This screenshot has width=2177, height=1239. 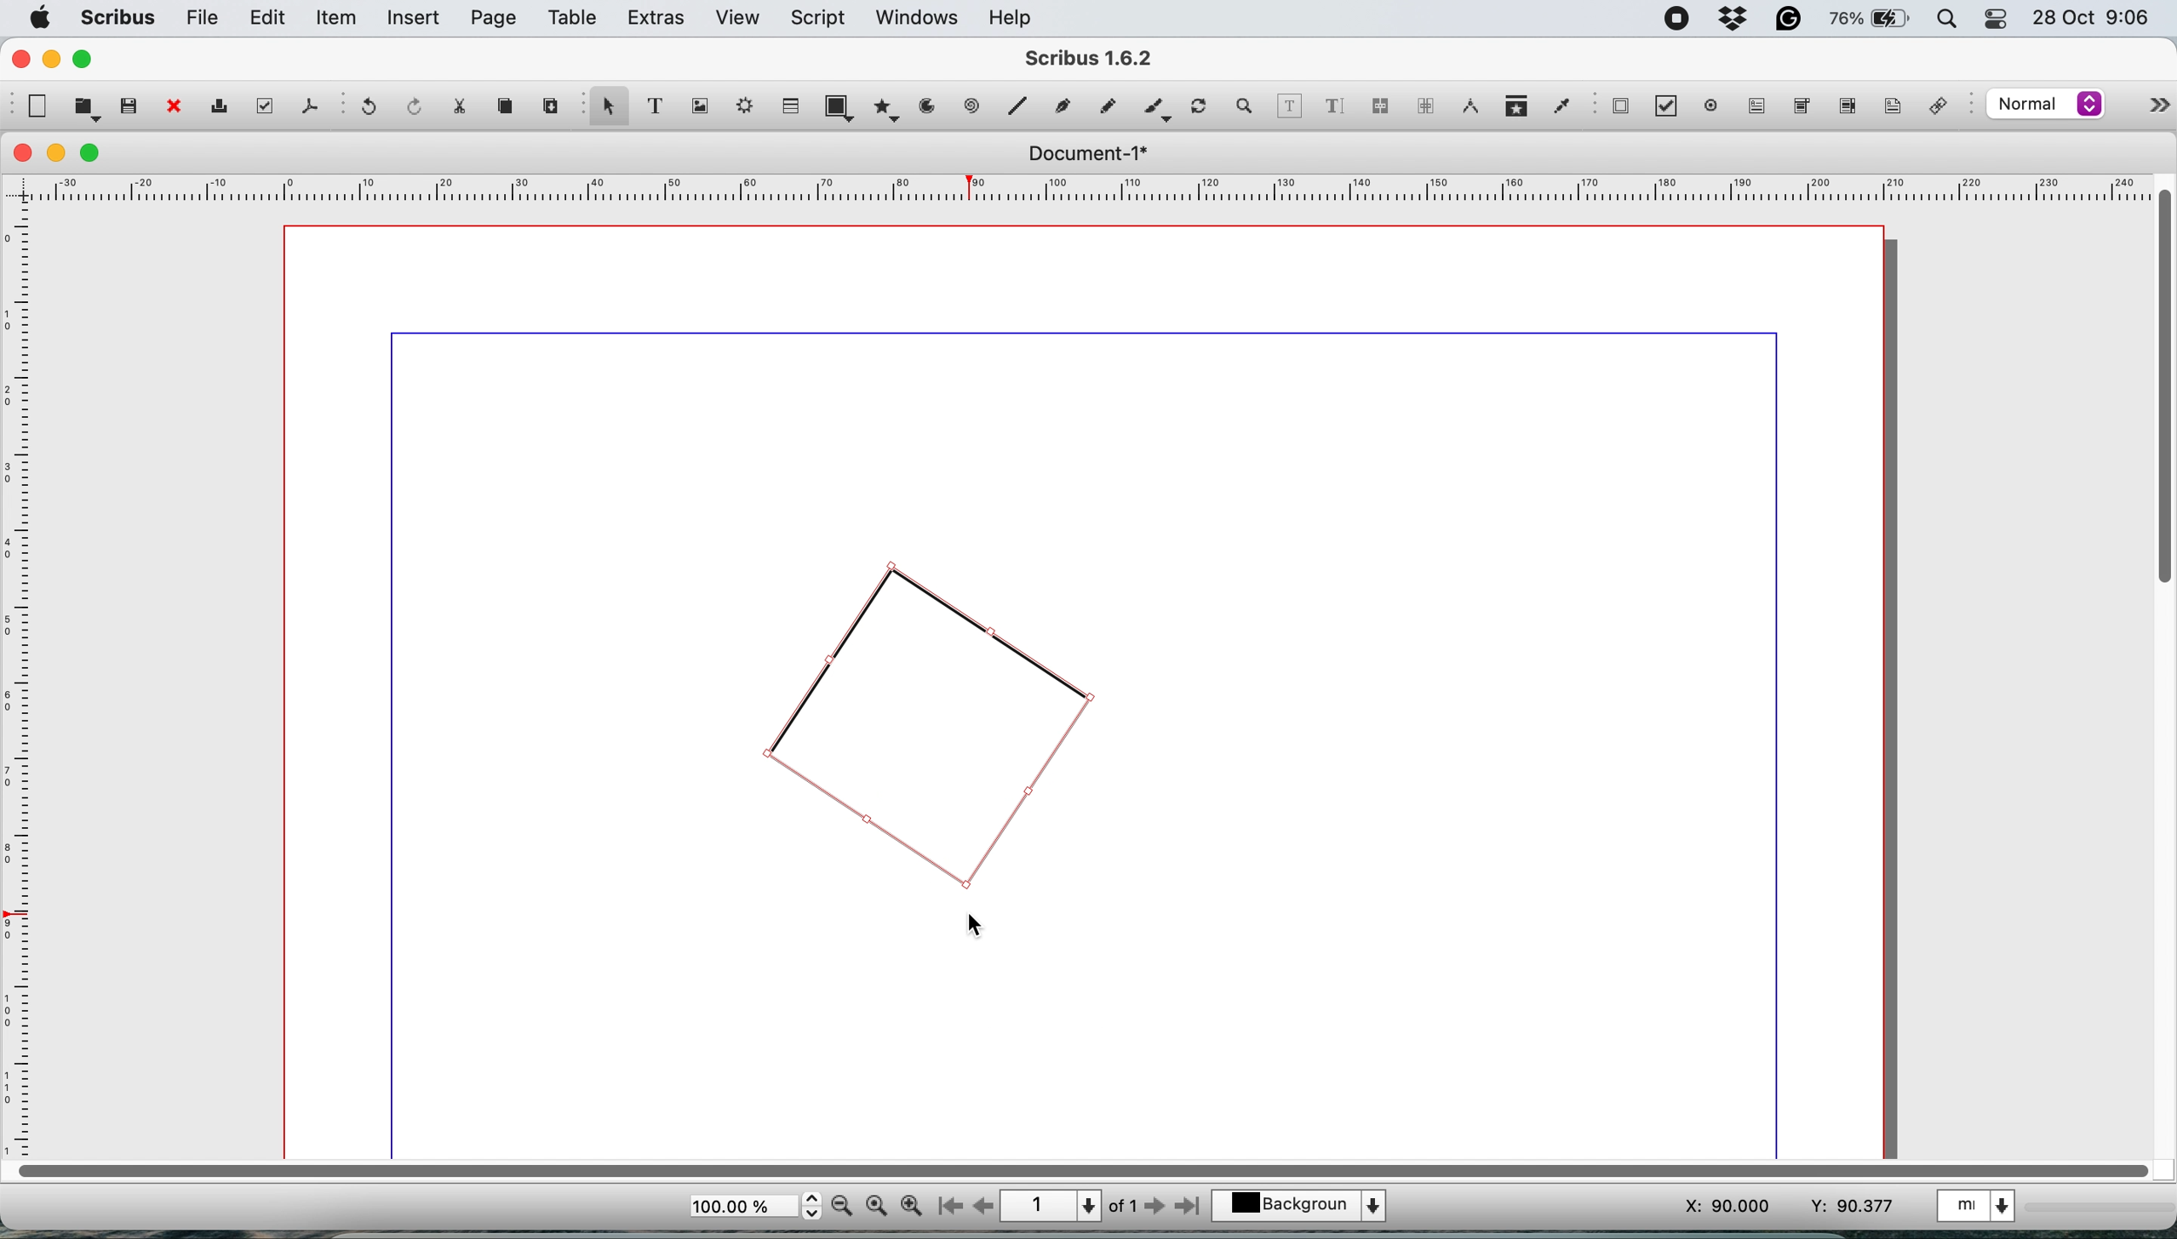 I want to click on zoom in and out, so click(x=1249, y=106).